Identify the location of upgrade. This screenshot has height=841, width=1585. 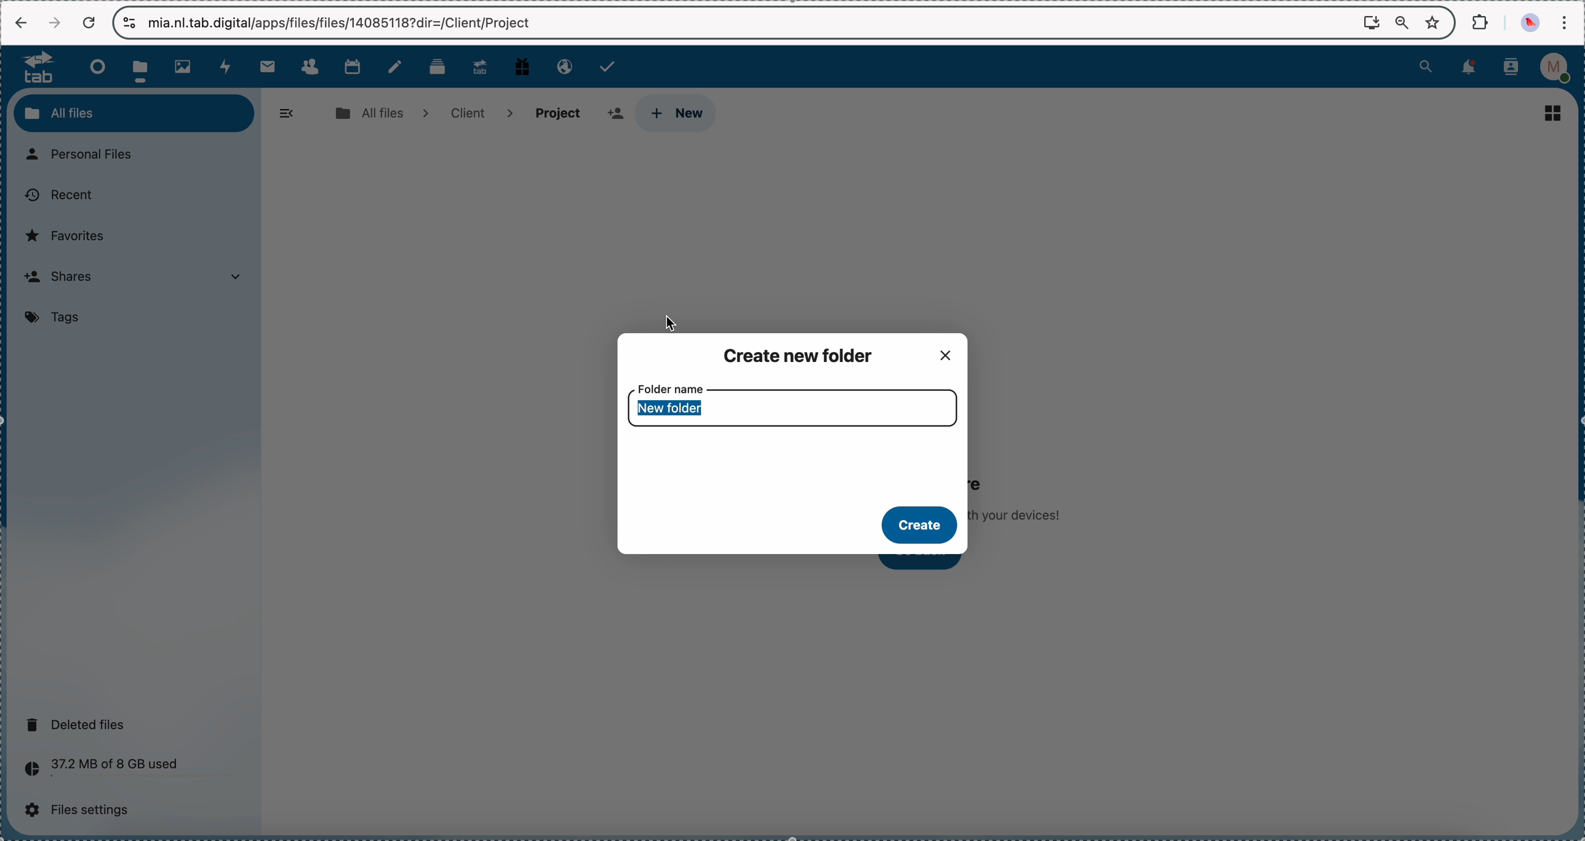
(480, 66).